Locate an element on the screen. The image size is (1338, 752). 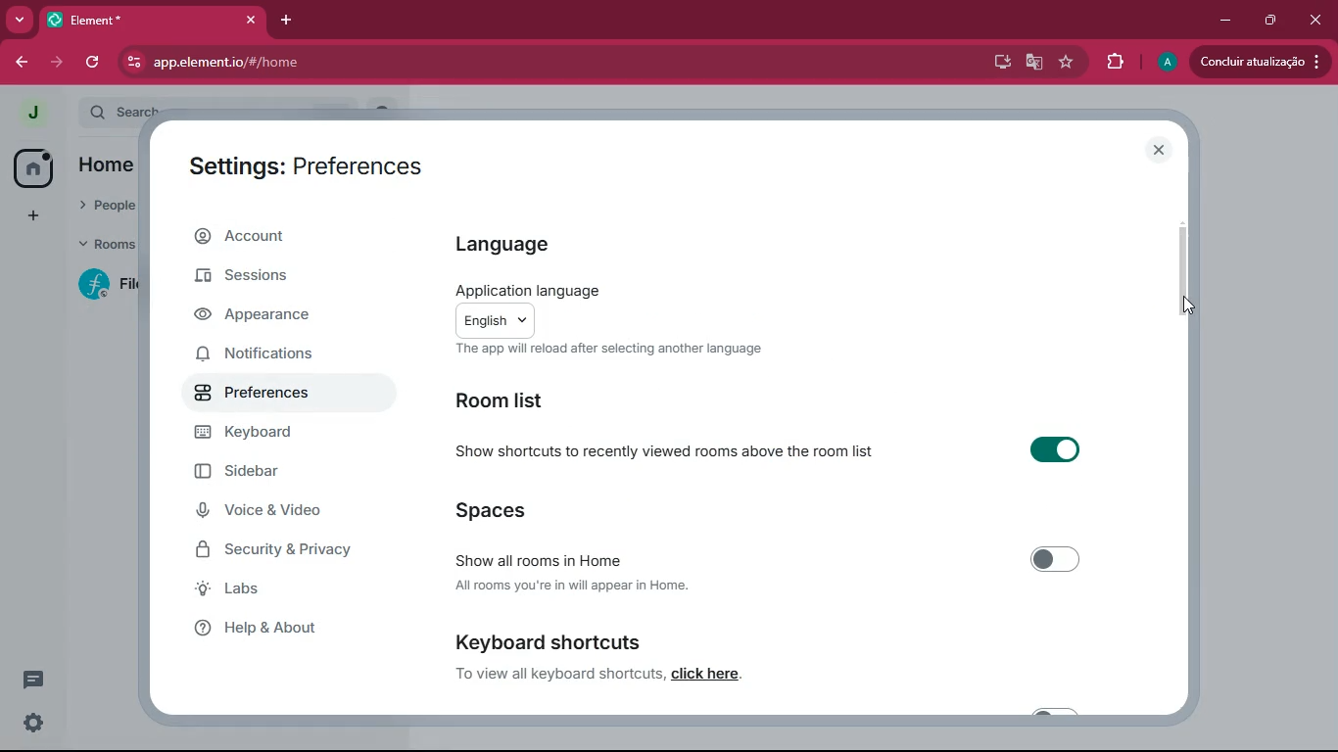
conversations is located at coordinates (30, 680).